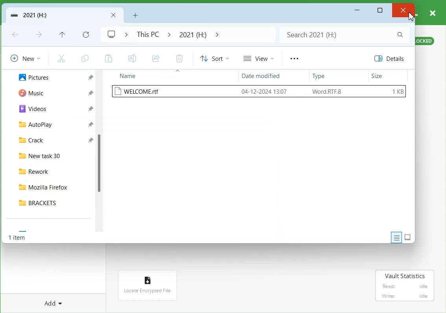  Describe the element at coordinates (90, 94) in the screenshot. I see `Pin a file` at that location.